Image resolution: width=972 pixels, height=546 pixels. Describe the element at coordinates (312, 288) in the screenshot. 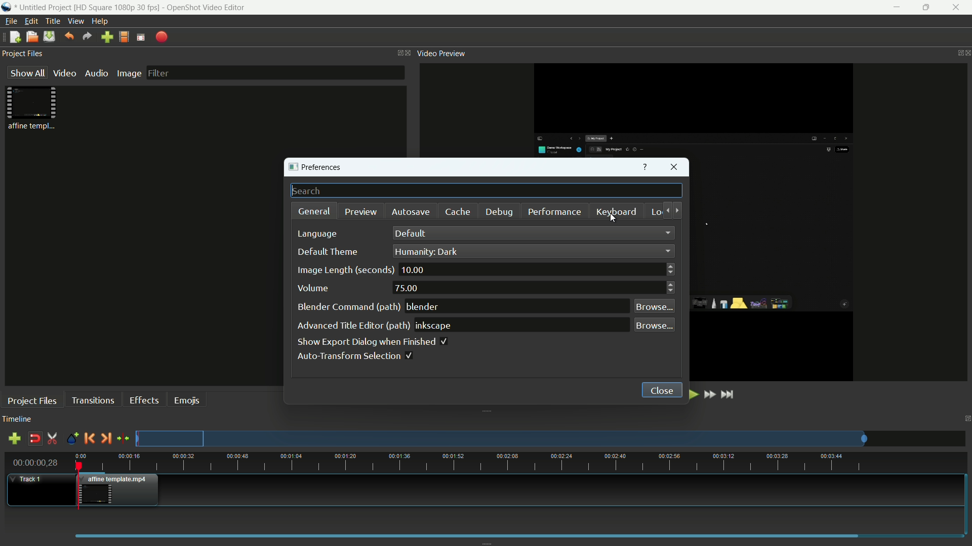

I see `volume` at that location.